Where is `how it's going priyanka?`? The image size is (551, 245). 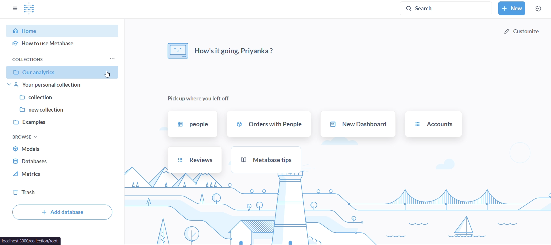 how it's going priyanka? is located at coordinates (221, 50).